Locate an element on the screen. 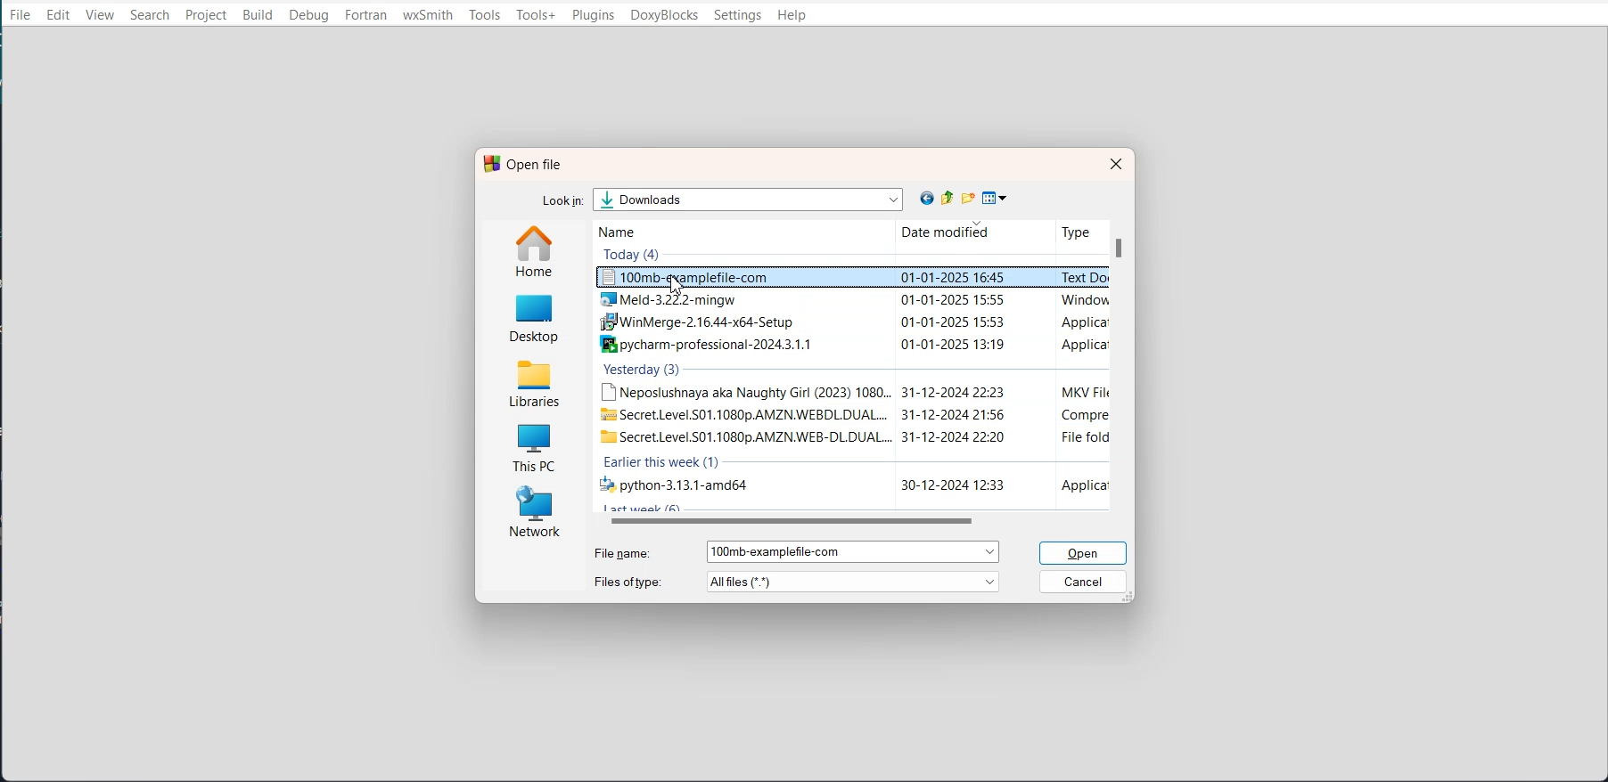 The image size is (1608, 782). Up one level is located at coordinates (950, 198).